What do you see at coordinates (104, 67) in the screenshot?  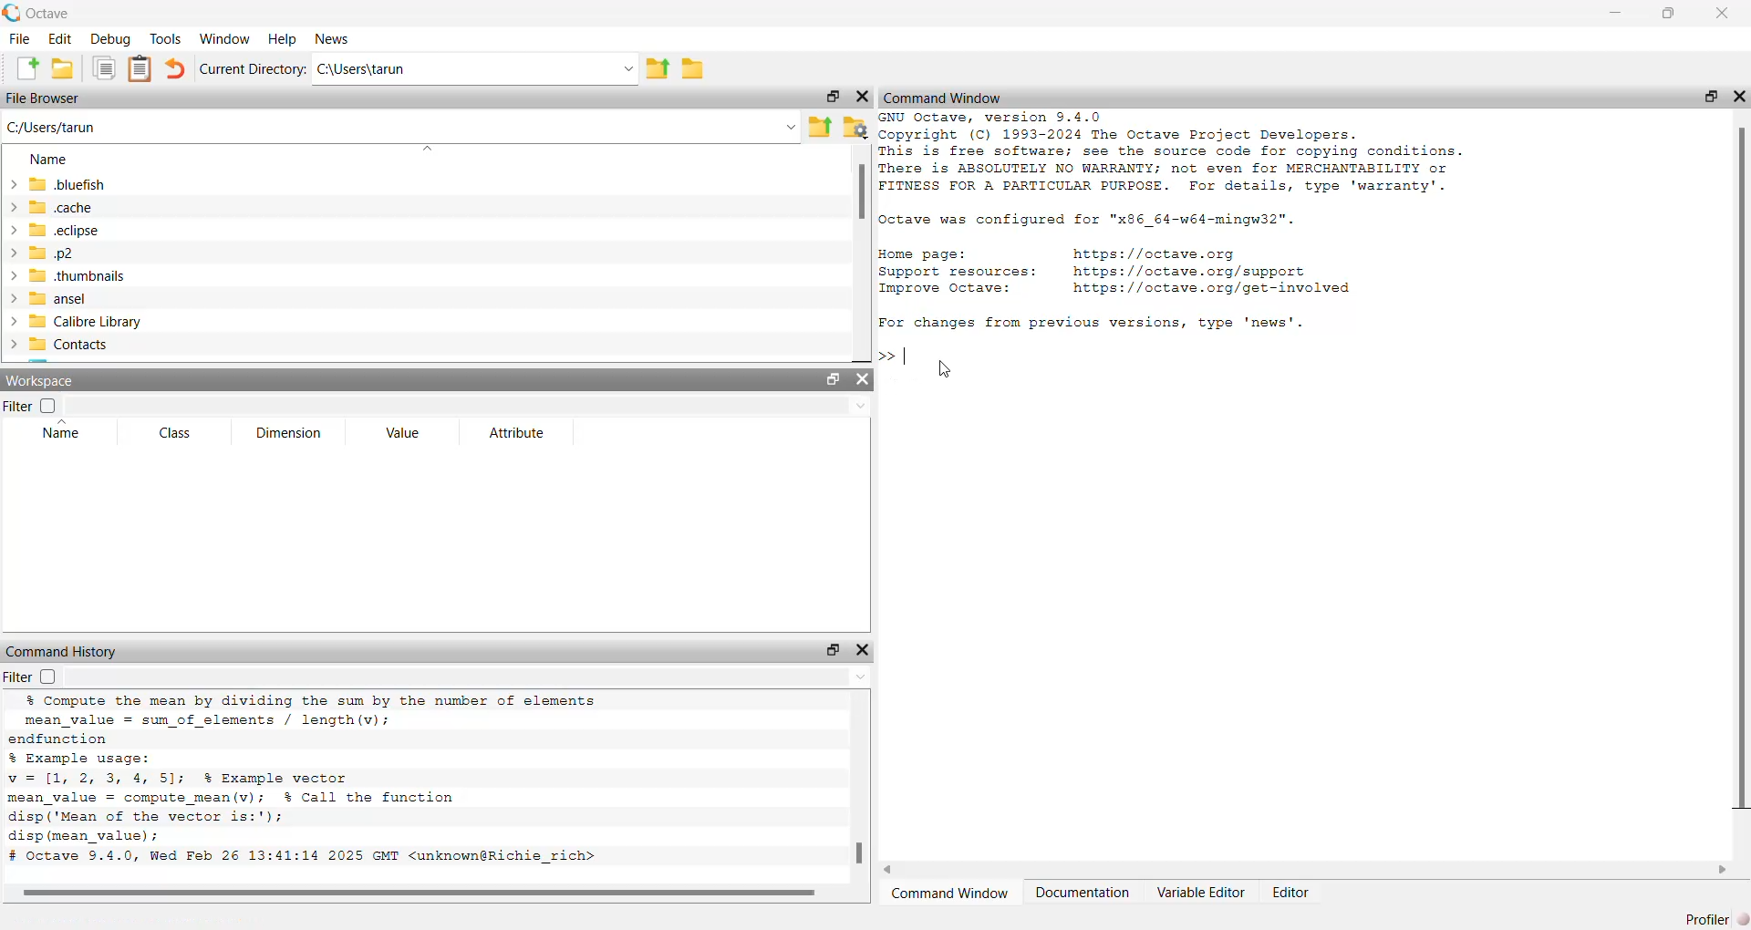 I see `copy` at bounding box center [104, 67].